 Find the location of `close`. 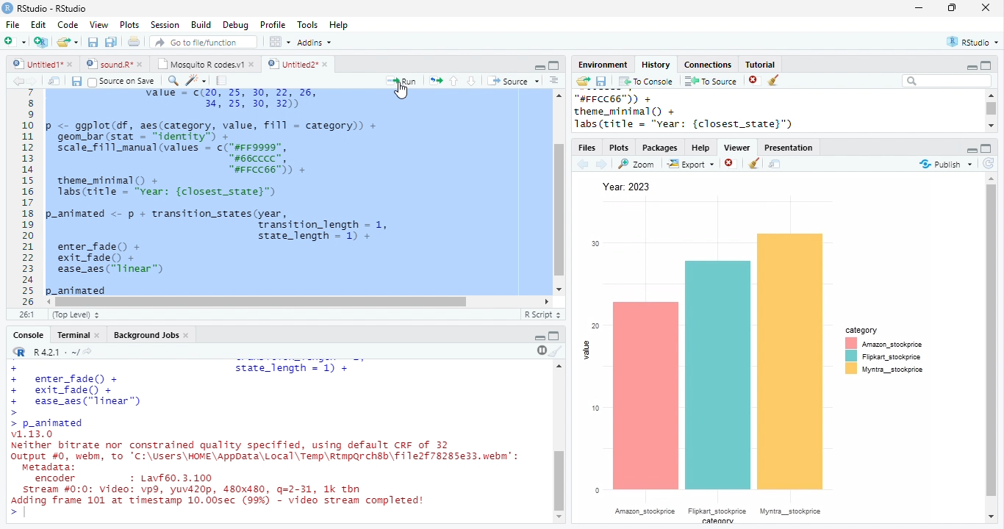

close is located at coordinates (98, 336).